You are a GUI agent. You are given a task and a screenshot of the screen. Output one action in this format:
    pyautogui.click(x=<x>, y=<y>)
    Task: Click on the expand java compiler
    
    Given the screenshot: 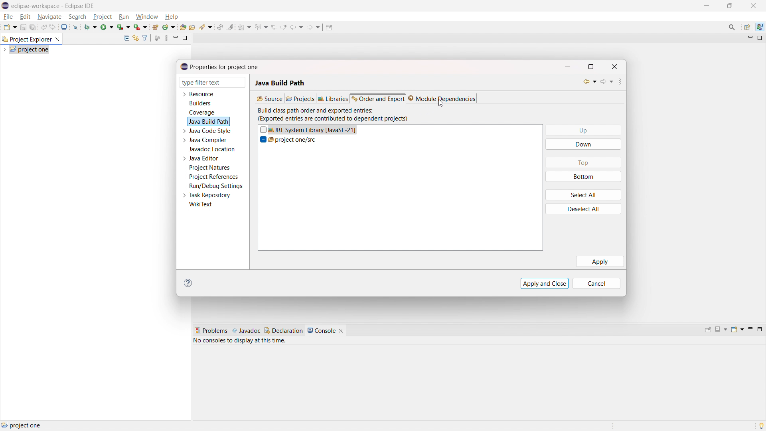 What is the action you would take?
    pyautogui.click(x=184, y=140)
    